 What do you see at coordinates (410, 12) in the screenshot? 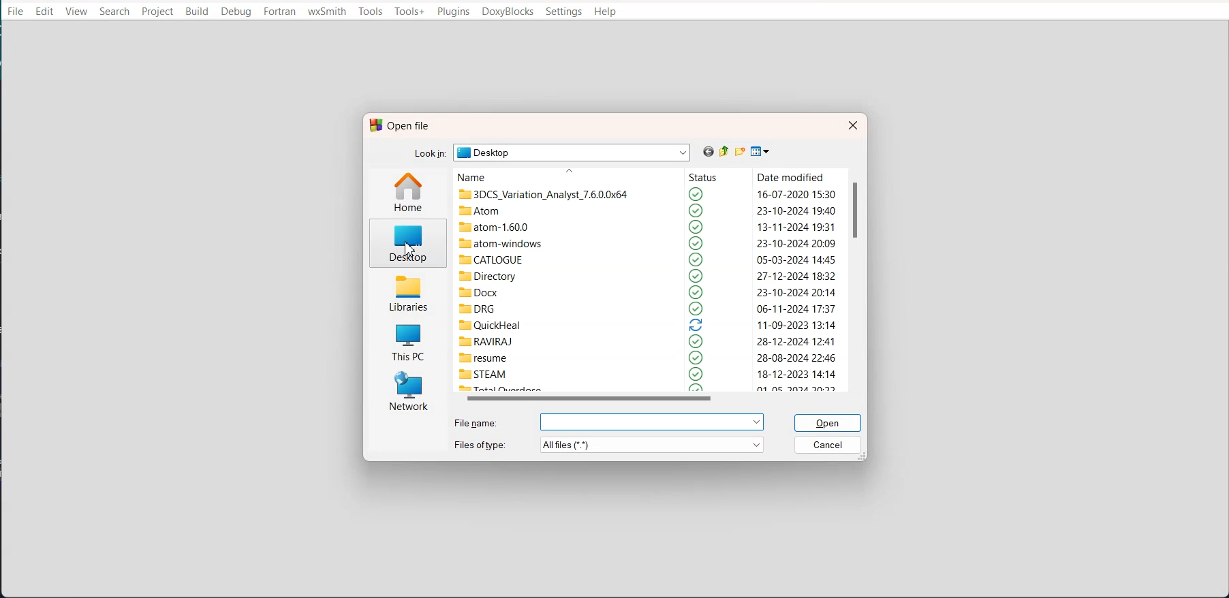
I see `Tools+` at bounding box center [410, 12].